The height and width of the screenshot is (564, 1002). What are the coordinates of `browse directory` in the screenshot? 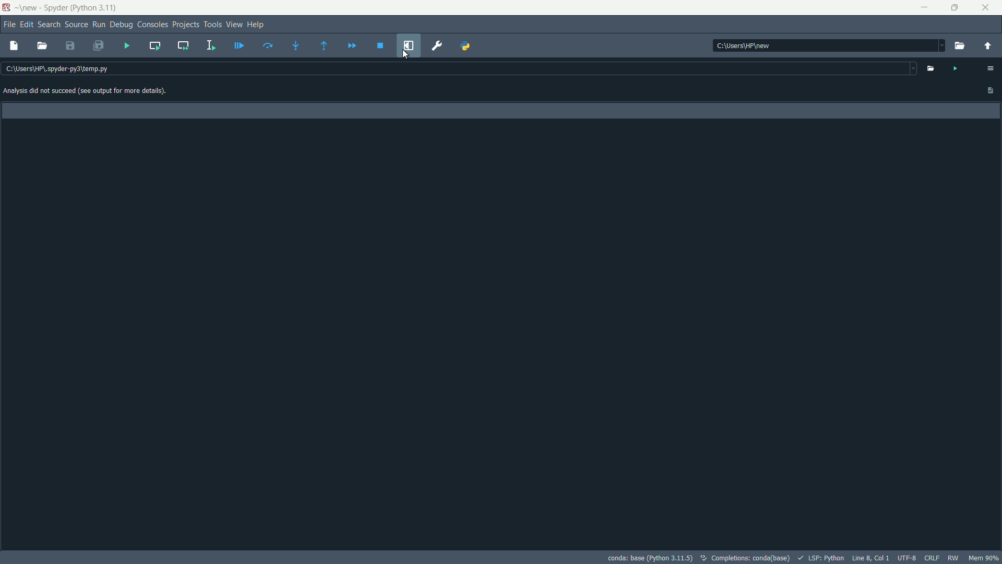 It's located at (960, 46).